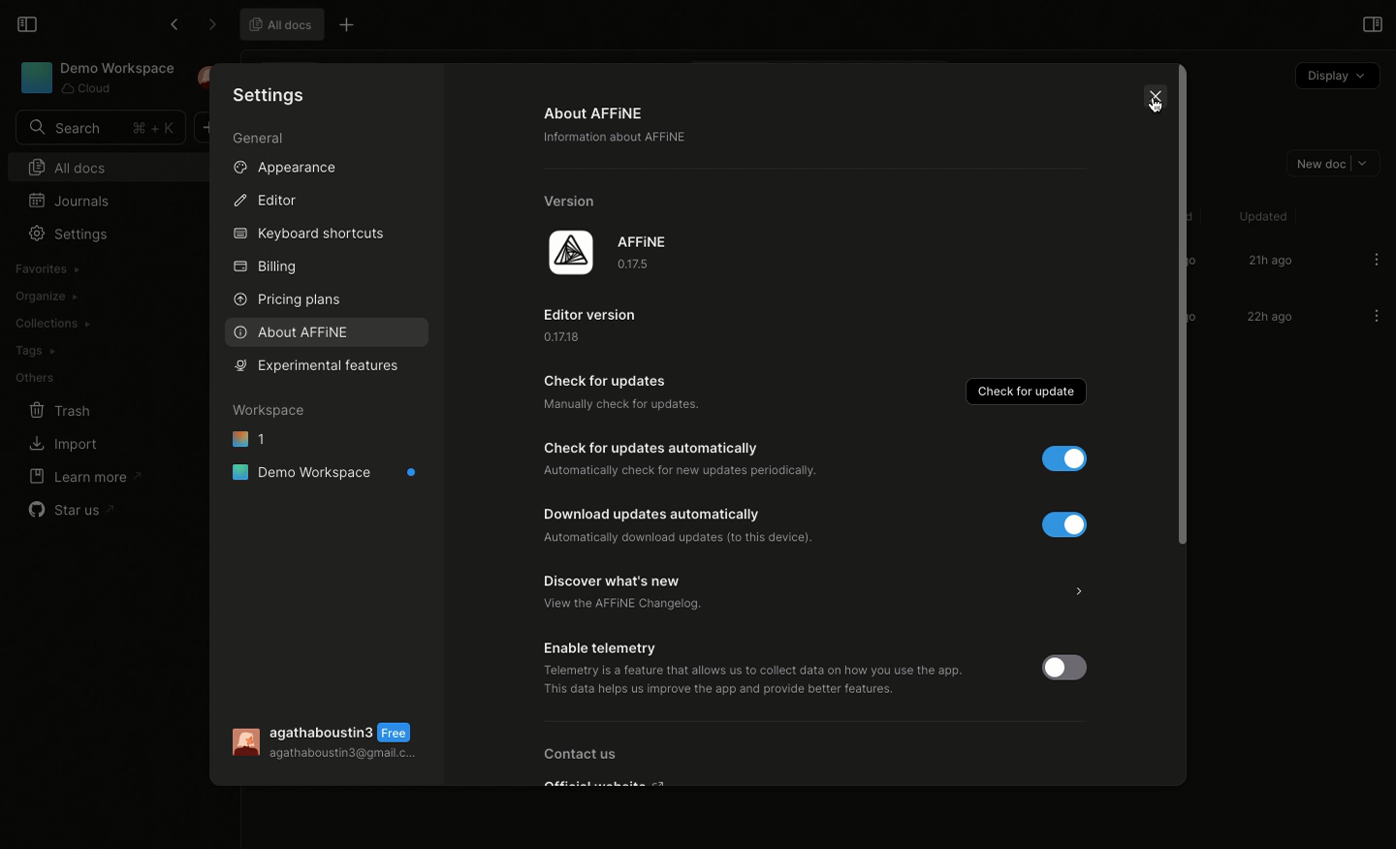  What do you see at coordinates (278, 23) in the screenshot?
I see `All docs` at bounding box center [278, 23].